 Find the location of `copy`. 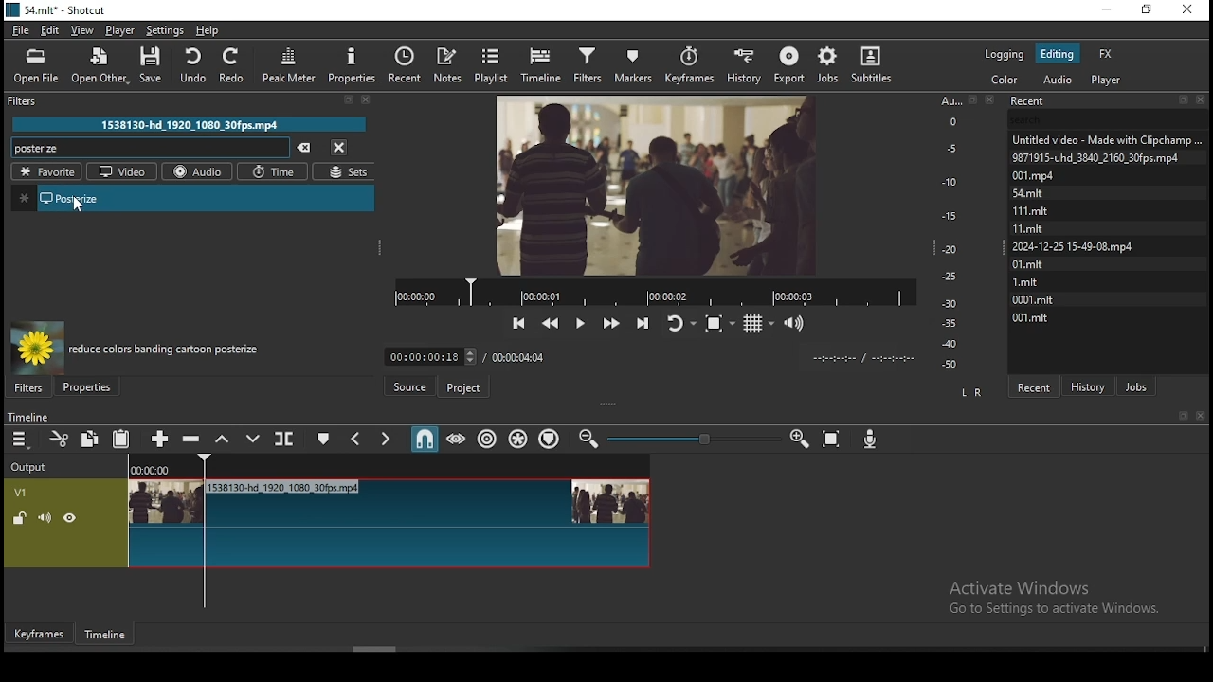

copy is located at coordinates (91, 440).